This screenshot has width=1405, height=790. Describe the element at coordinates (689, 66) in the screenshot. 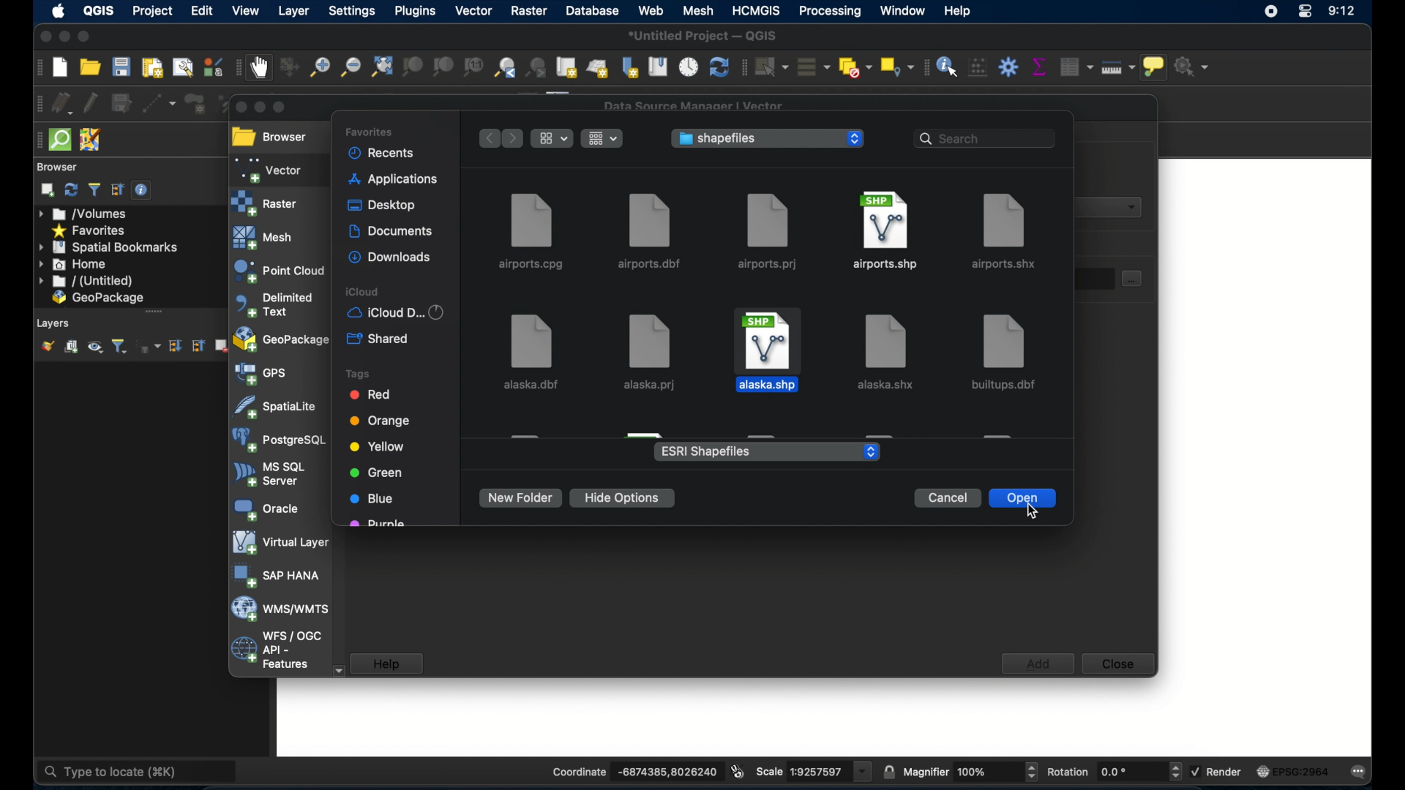

I see `temporal controller panel` at that location.